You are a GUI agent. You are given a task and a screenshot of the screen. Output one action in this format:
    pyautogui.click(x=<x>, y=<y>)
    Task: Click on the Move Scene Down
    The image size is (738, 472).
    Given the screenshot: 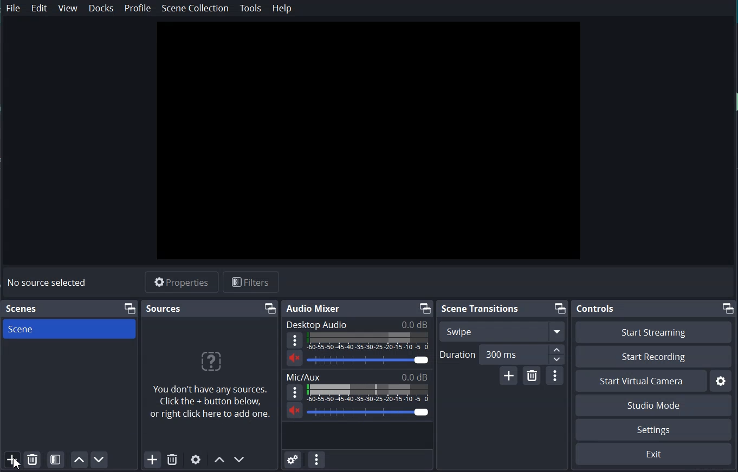 What is the action you would take?
    pyautogui.click(x=99, y=460)
    